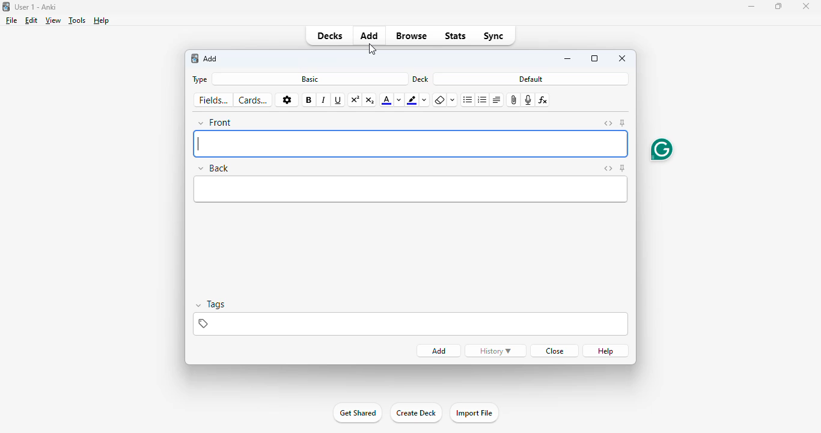 This screenshot has height=433, width=821. What do you see at coordinates (544, 100) in the screenshot?
I see `equations` at bounding box center [544, 100].